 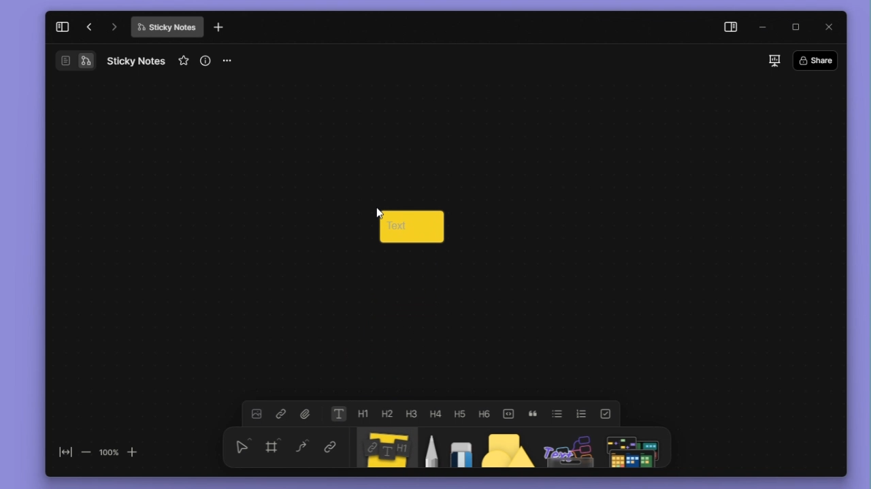 What do you see at coordinates (815, 60) in the screenshot?
I see `Share ` at bounding box center [815, 60].